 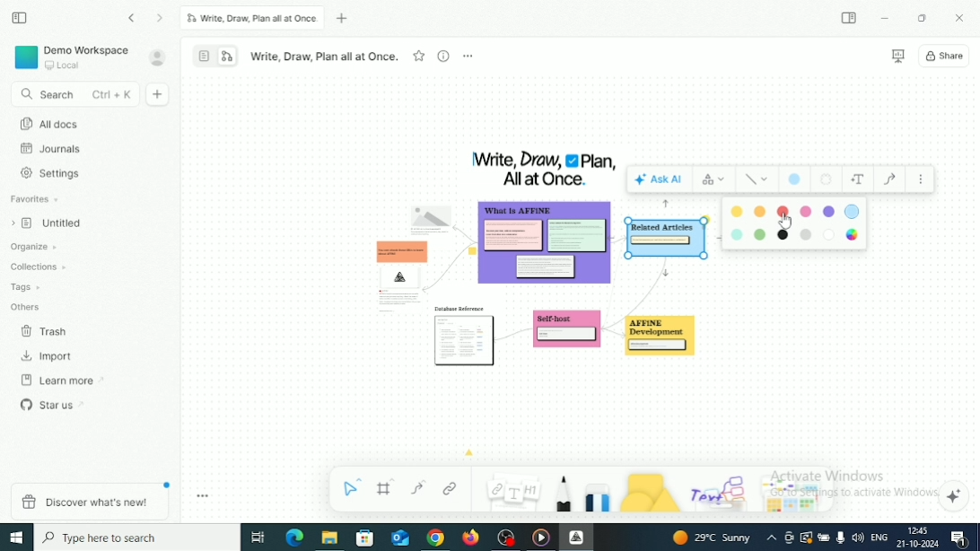 What do you see at coordinates (916, 544) in the screenshot?
I see `Date` at bounding box center [916, 544].